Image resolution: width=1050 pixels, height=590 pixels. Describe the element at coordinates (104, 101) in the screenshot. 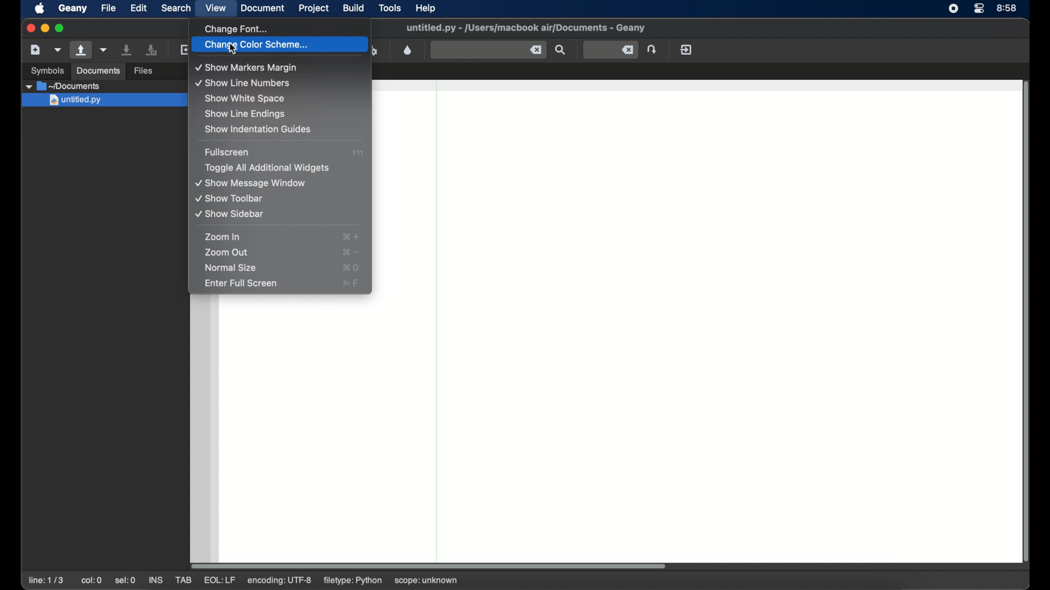

I see `untitled.py` at that location.